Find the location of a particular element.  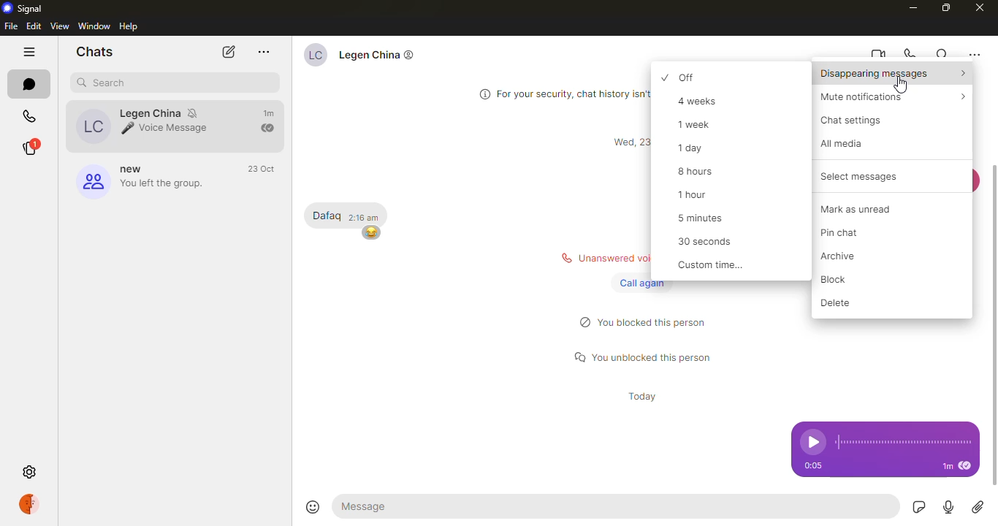

settings is located at coordinates (28, 471).